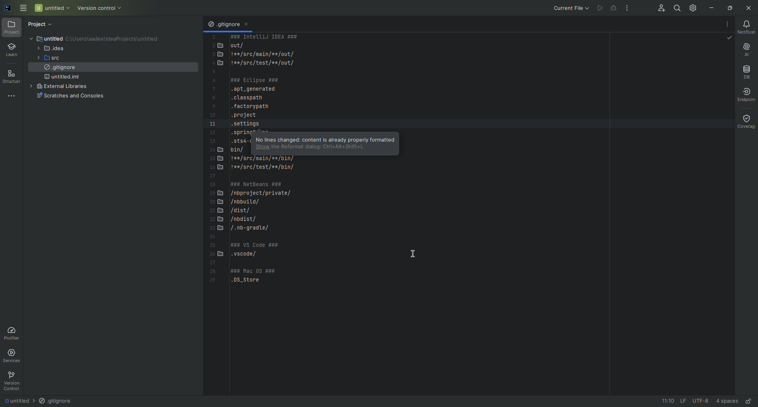 The image size is (758, 407). I want to click on Scratches and Console, so click(69, 97).